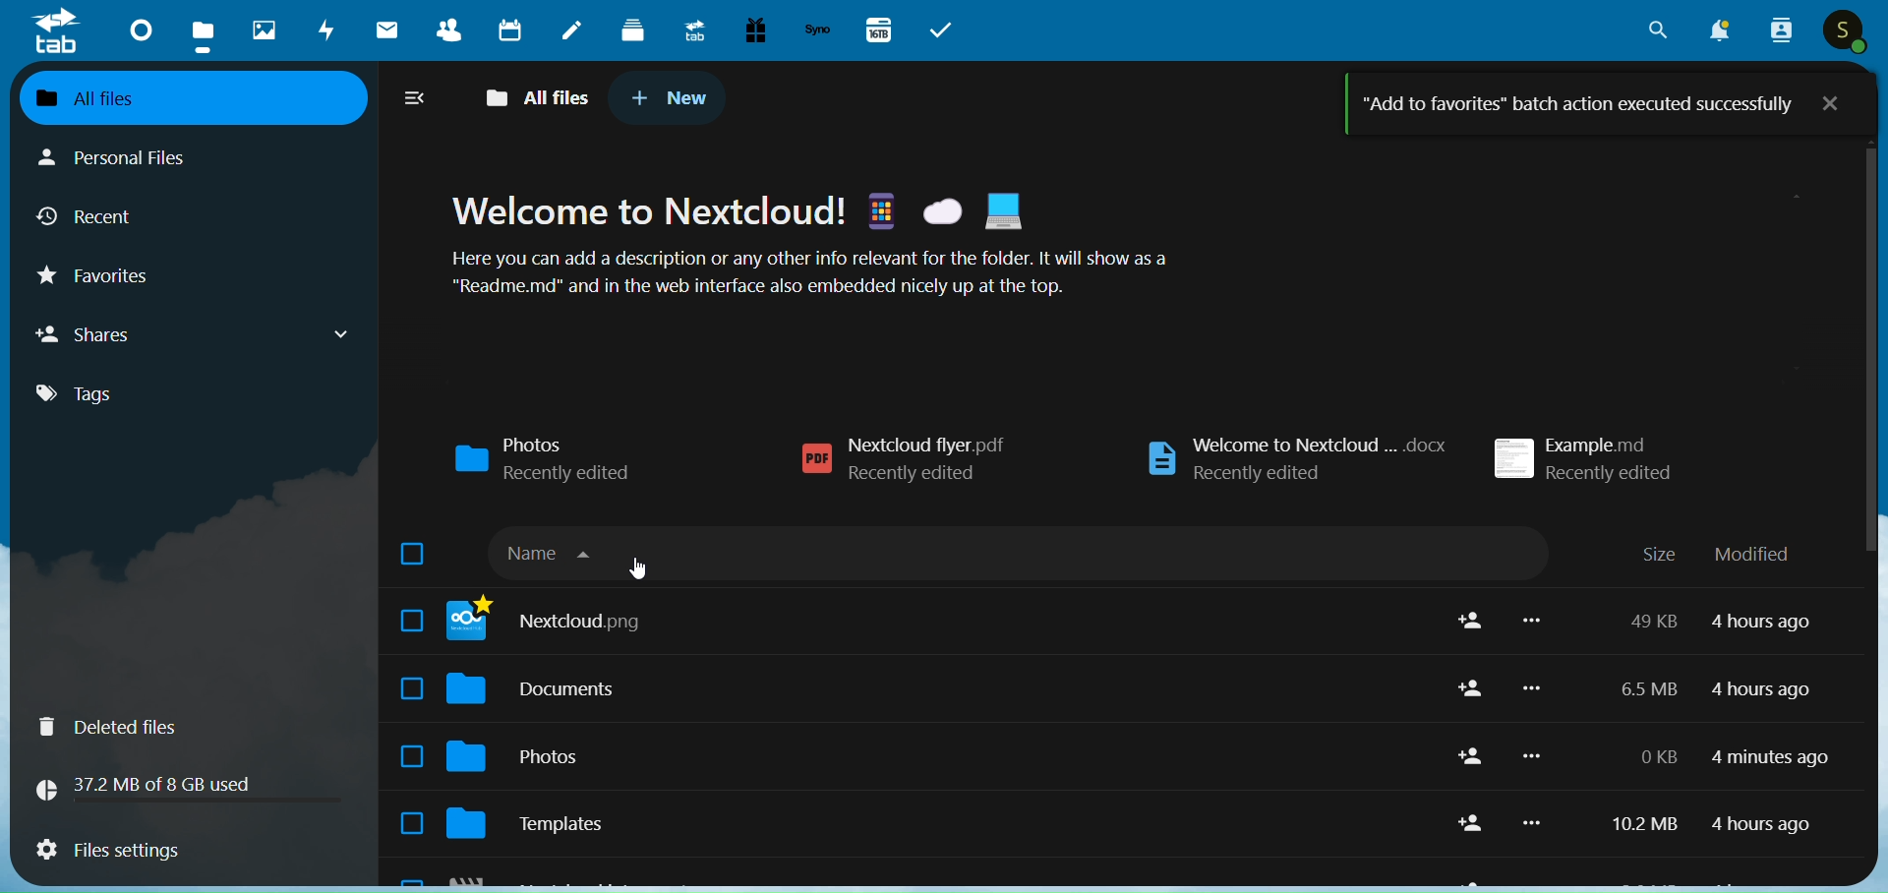 This screenshot has width=1888, height=893. I want to click on task, so click(942, 30).